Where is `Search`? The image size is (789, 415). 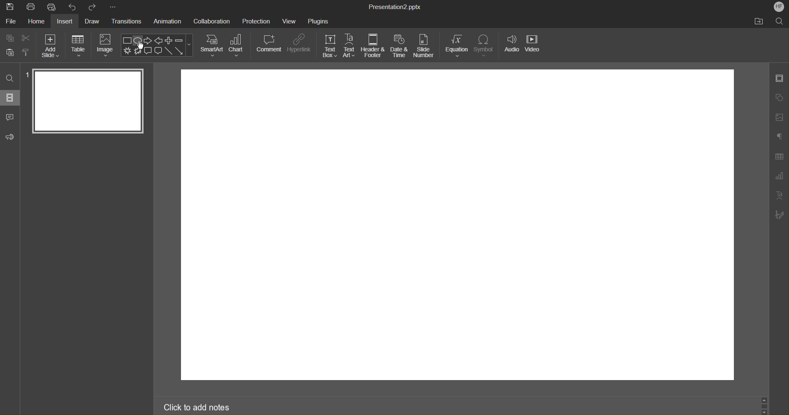 Search is located at coordinates (10, 78).